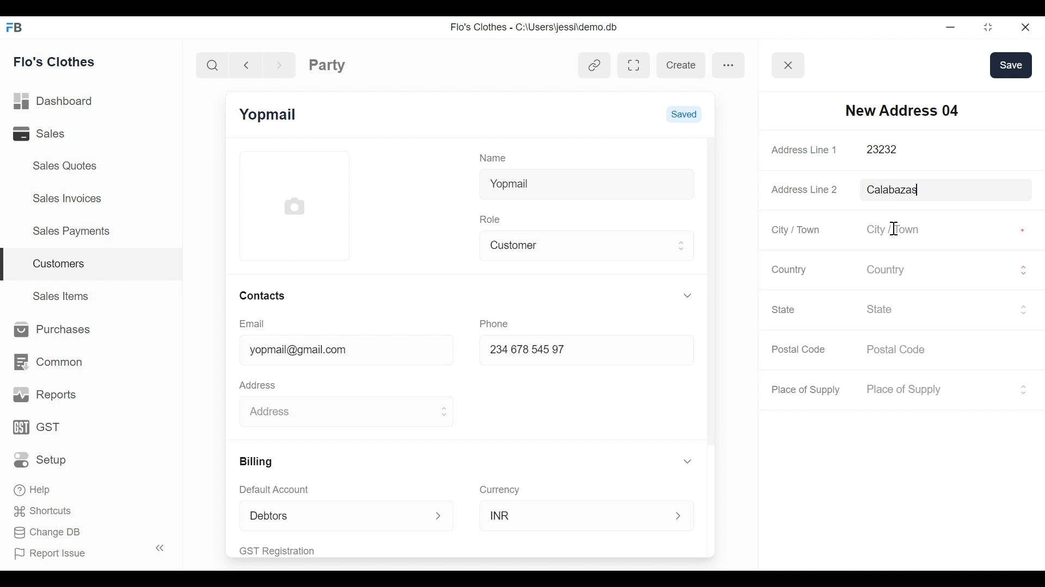  I want to click on Dashboard, so click(57, 102).